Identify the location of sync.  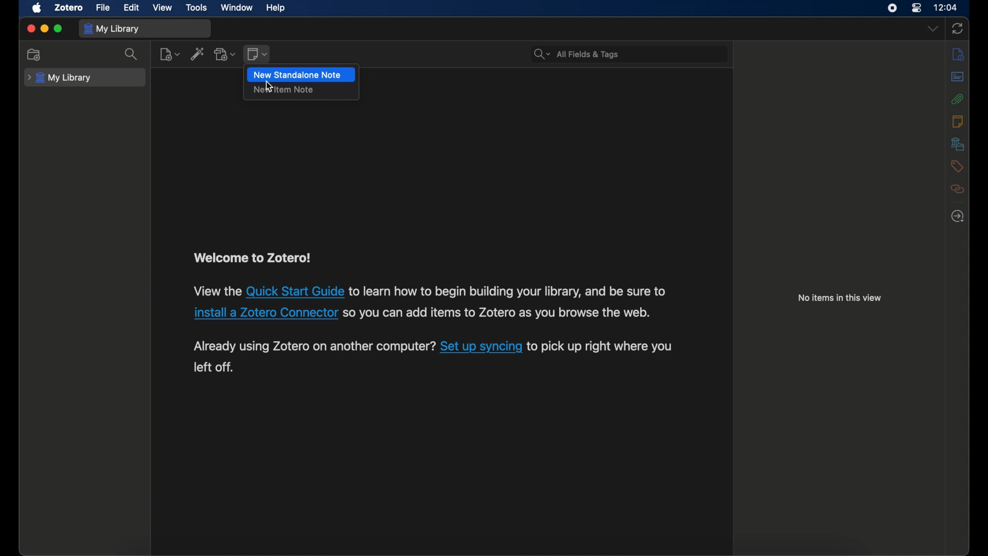
(958, 29).